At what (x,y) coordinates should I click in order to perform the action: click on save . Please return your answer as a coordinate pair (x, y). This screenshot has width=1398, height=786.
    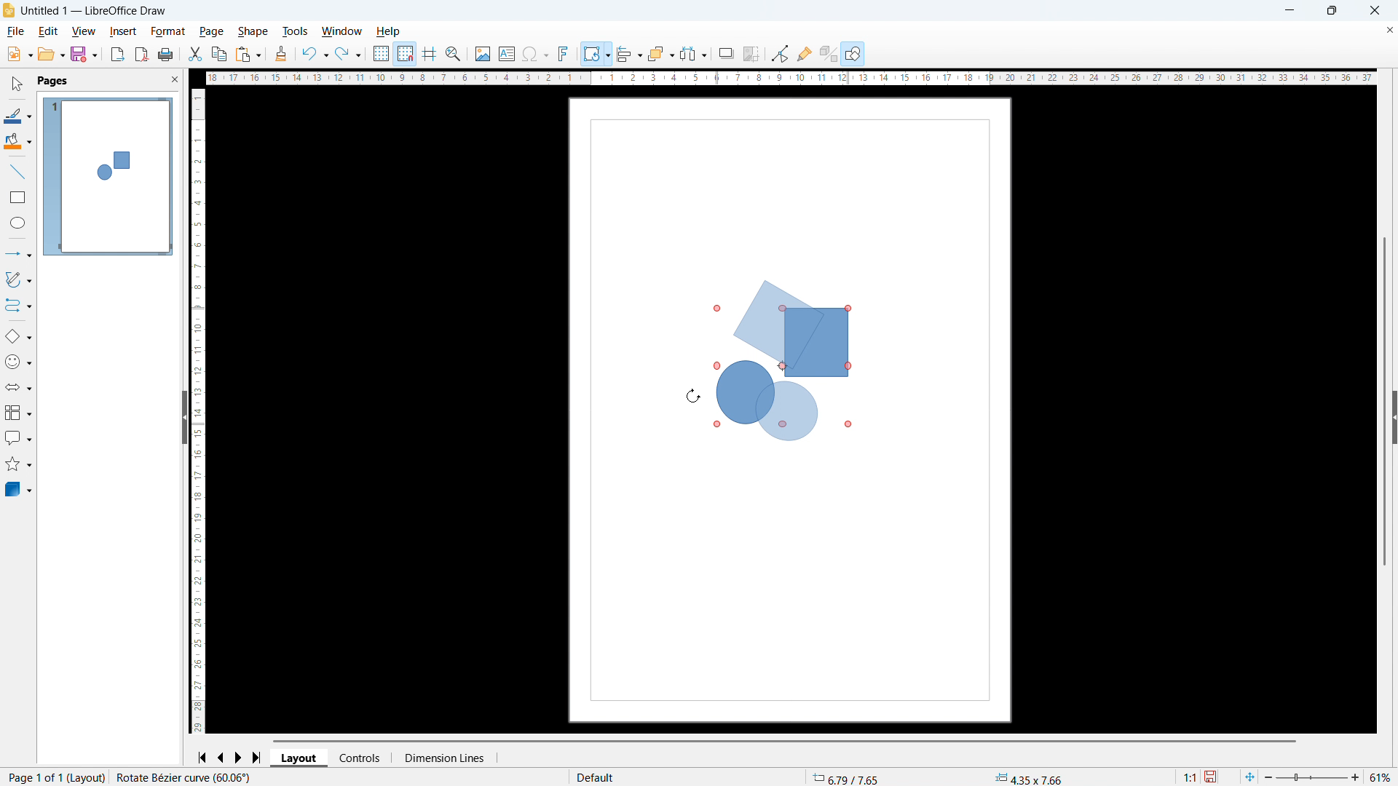
    Looking at the image, I should click on (85, 55).